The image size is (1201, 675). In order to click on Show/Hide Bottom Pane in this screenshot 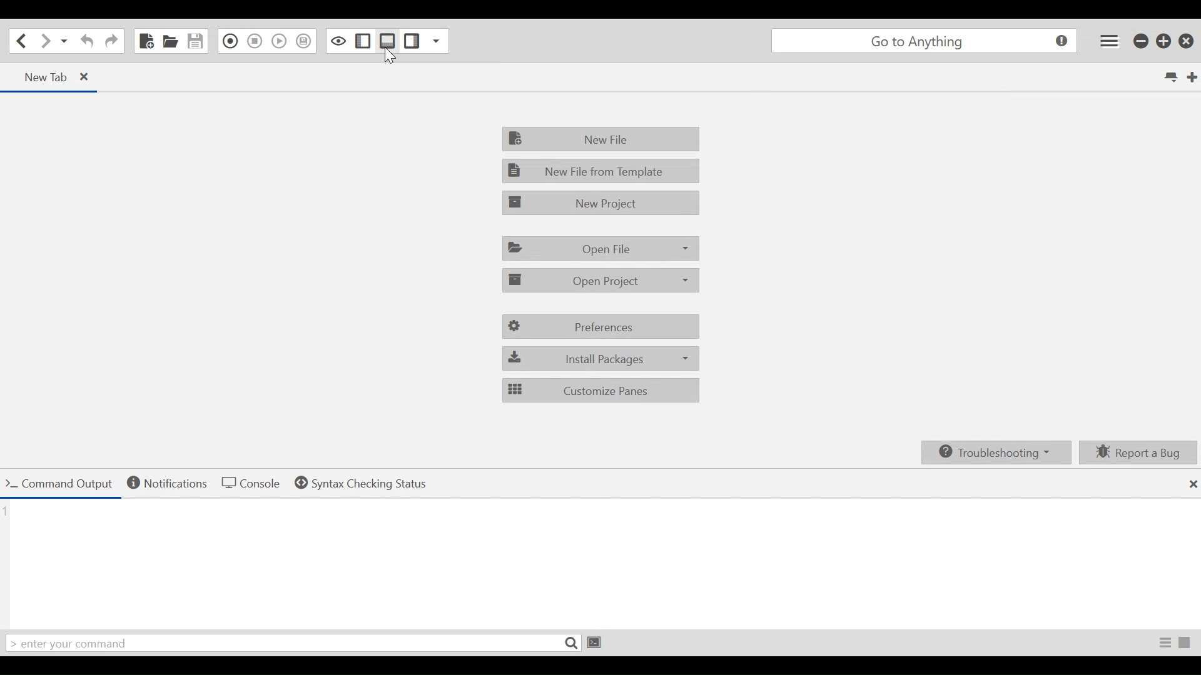, I will do `click(388, 41)`.